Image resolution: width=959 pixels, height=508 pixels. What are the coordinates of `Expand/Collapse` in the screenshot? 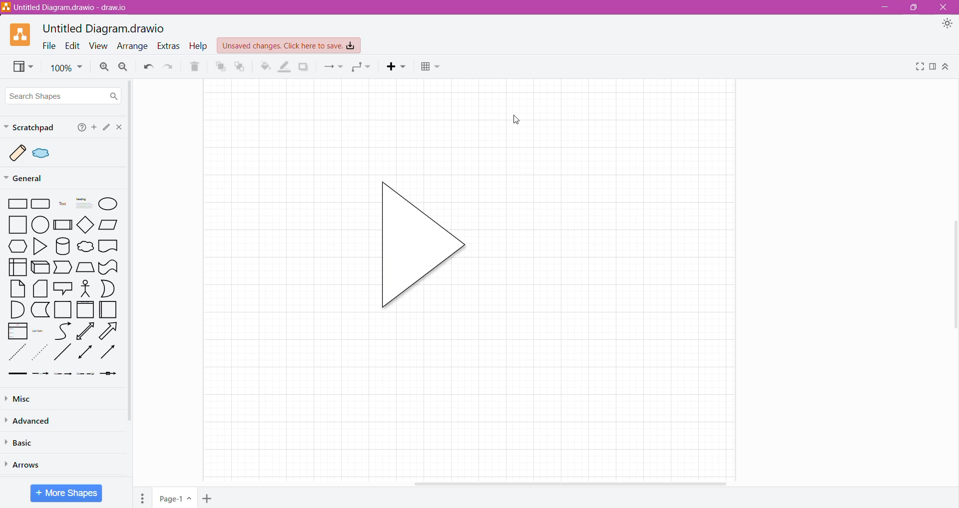 It's located at (946, 66).